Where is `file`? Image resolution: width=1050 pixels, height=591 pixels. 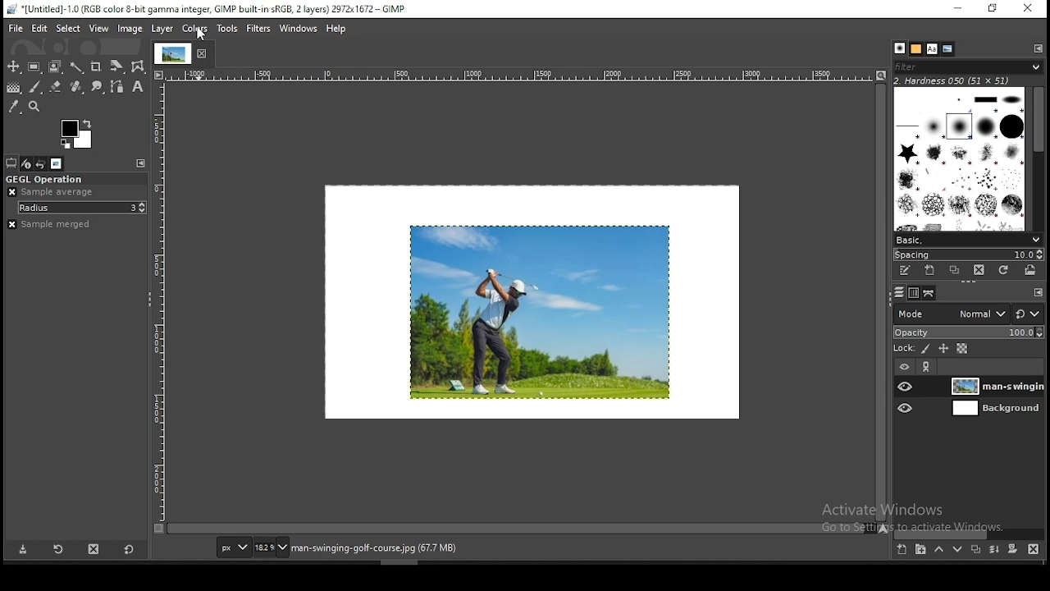
file is located at coordinates (16, 27).